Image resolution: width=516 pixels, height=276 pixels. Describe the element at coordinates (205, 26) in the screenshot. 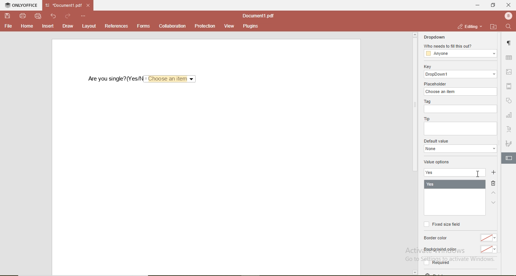

I see `protection` at that location.